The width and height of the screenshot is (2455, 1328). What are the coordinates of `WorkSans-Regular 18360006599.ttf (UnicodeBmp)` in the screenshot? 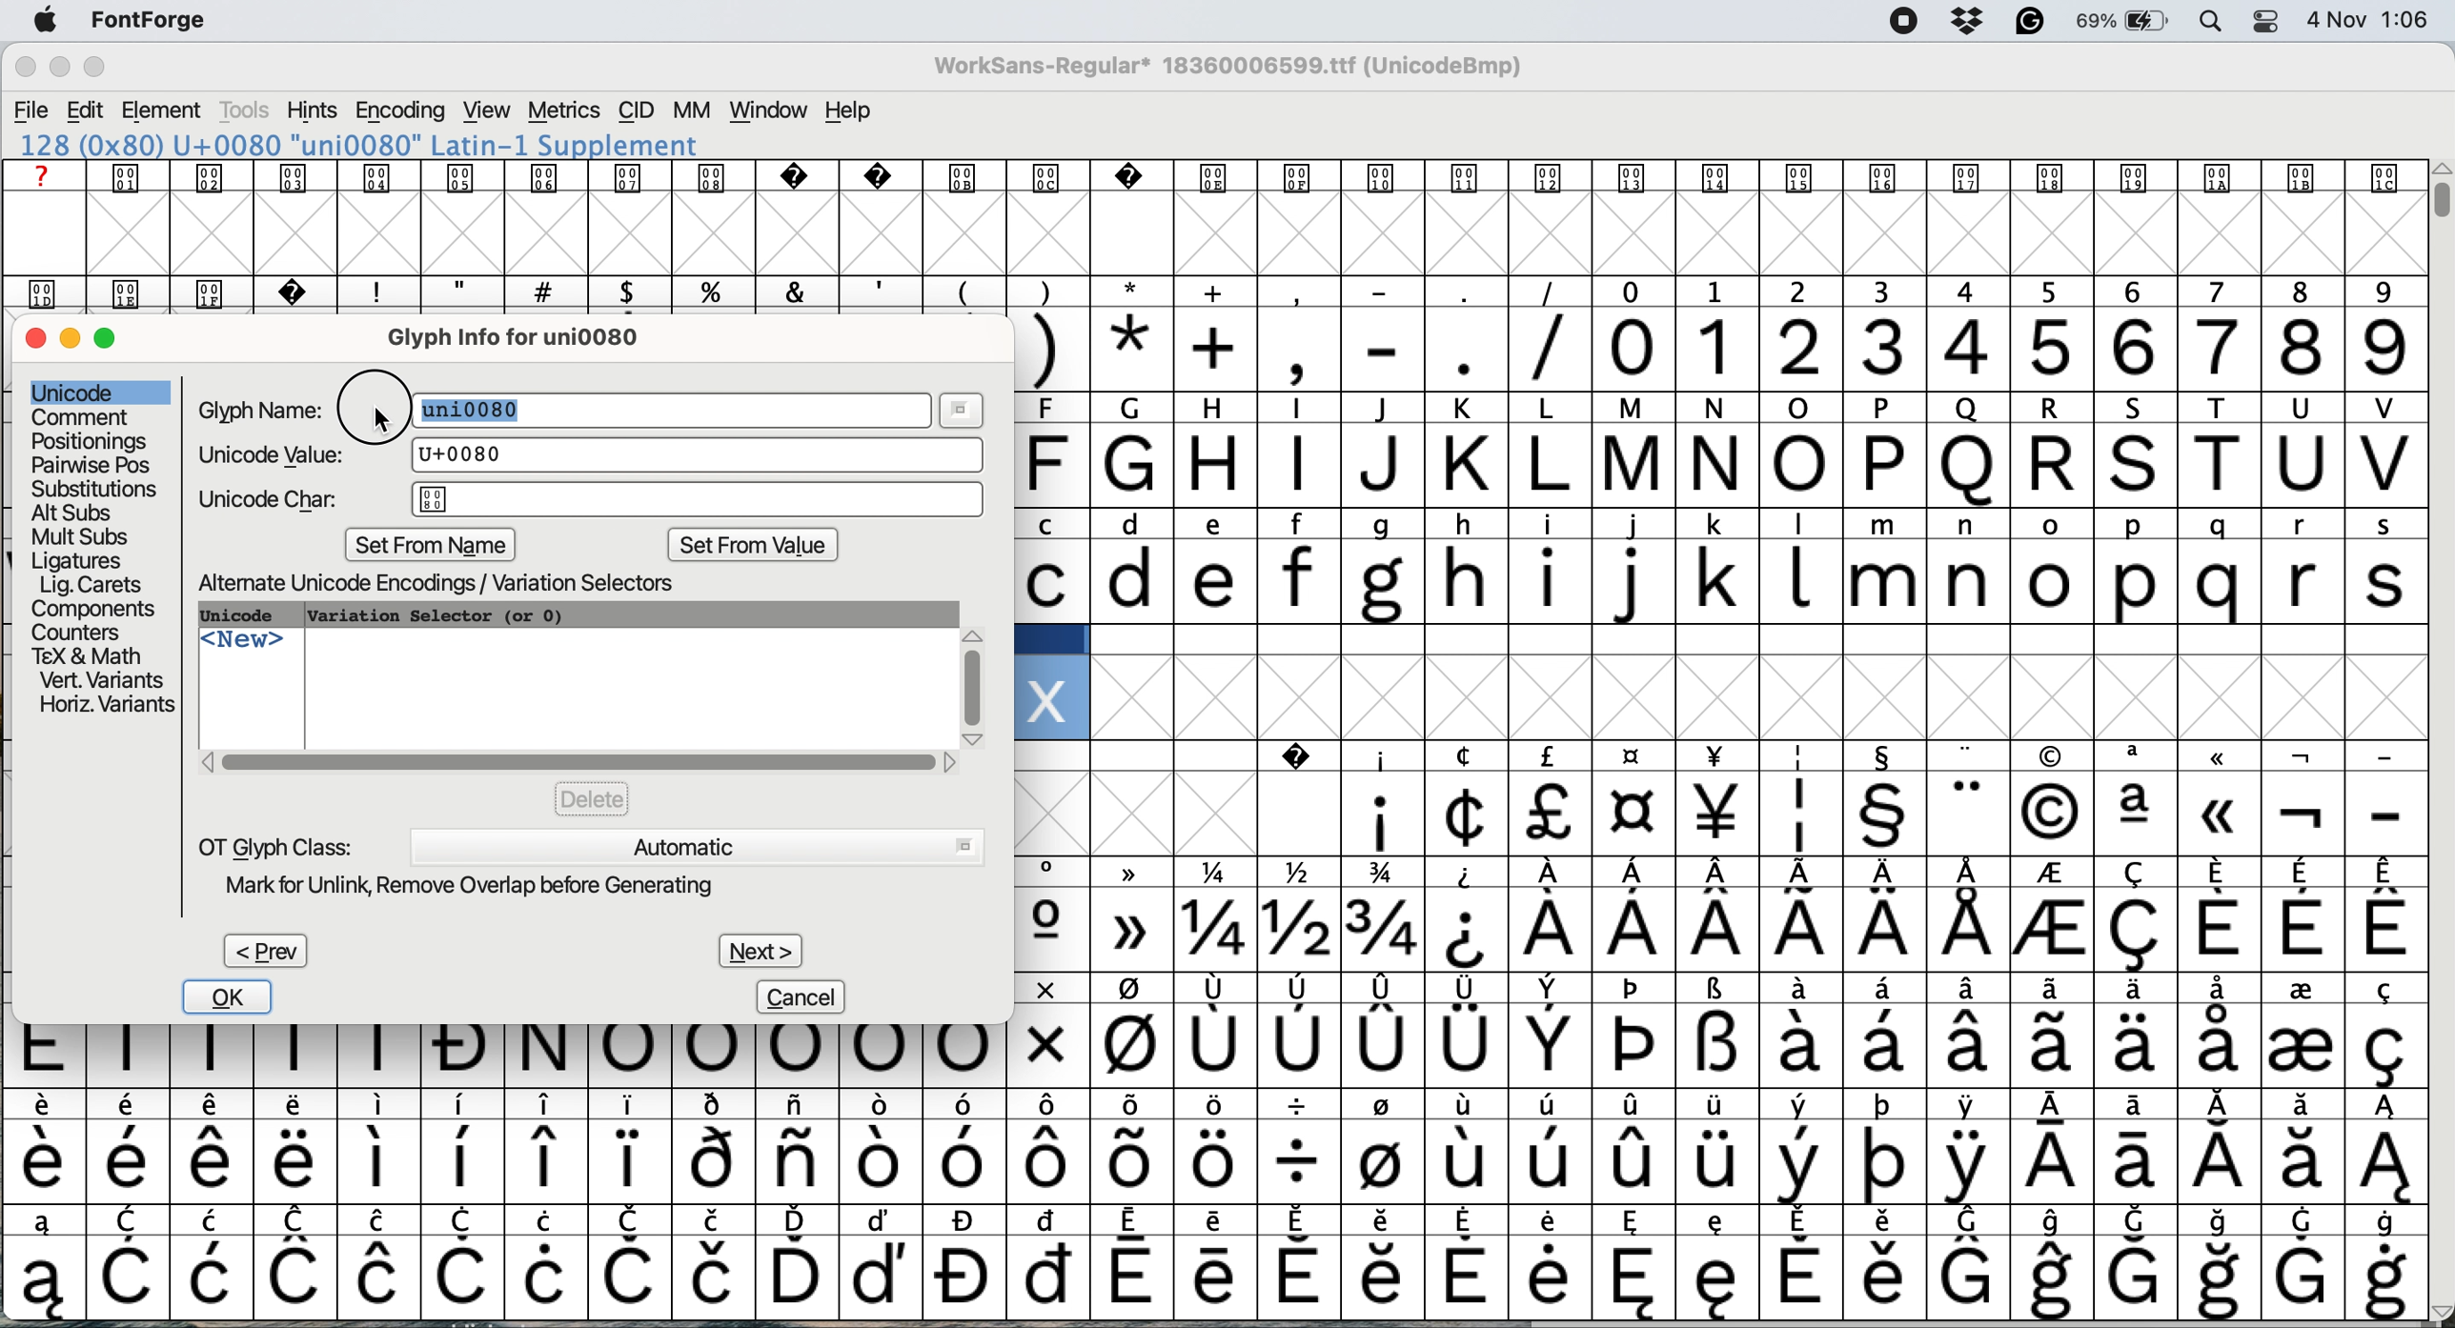 It's located at (1237, 70).